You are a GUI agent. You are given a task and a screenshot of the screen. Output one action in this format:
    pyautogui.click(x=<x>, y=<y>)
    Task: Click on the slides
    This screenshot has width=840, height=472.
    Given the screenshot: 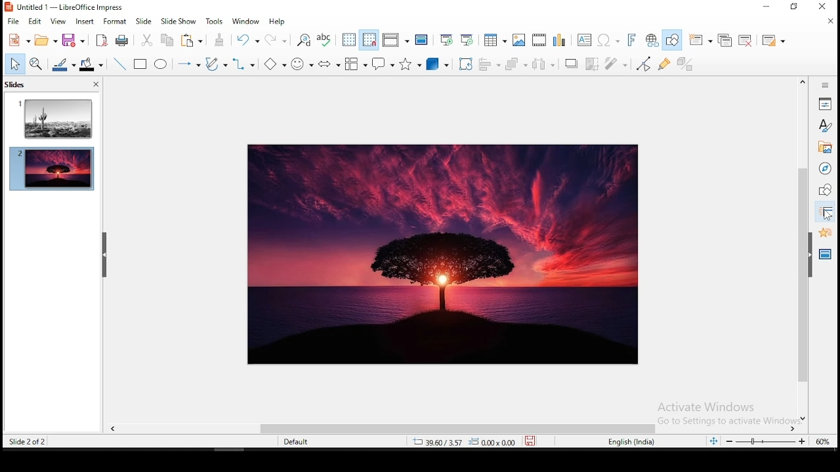 What is the action you would take?
    pyautogui.click(x=17, y=84)
    